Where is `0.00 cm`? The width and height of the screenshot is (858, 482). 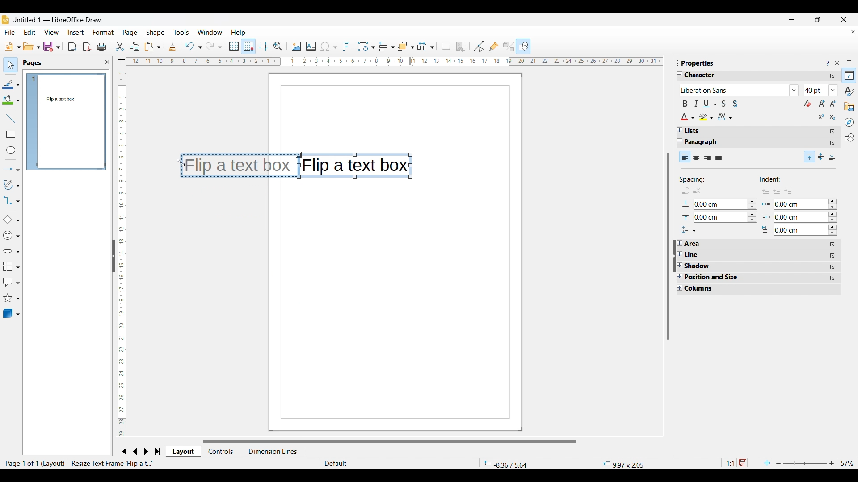 0.00 cm is located at coordinates (719, 203).